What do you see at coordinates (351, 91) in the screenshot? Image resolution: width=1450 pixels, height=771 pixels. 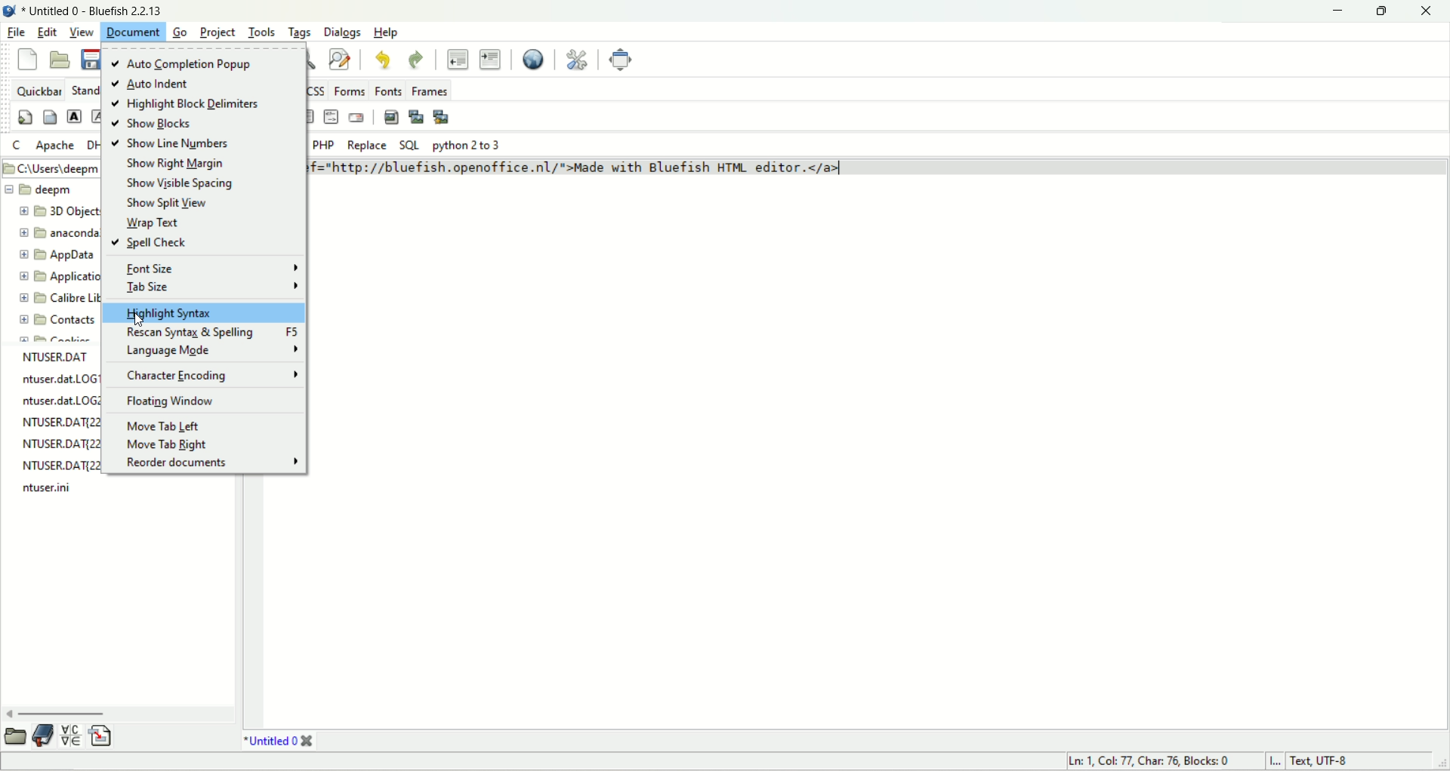 I see `forms` at bounding box center [351, 91].